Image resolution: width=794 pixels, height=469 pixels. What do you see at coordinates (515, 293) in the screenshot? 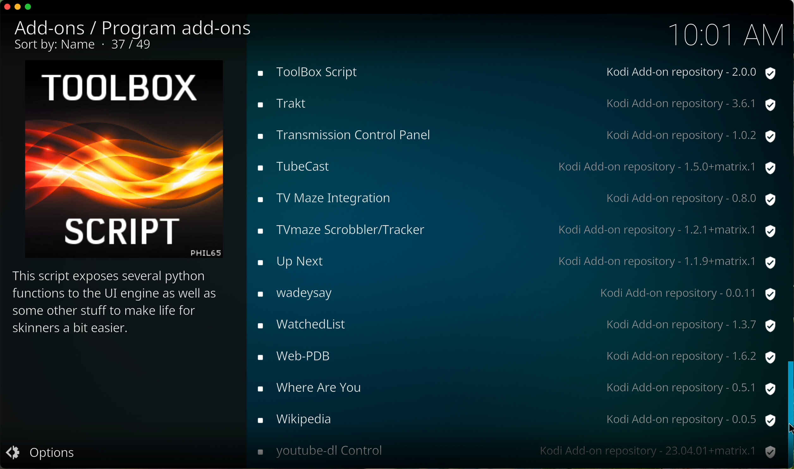
I see `wadeysay` at bounding box center [515, 293].